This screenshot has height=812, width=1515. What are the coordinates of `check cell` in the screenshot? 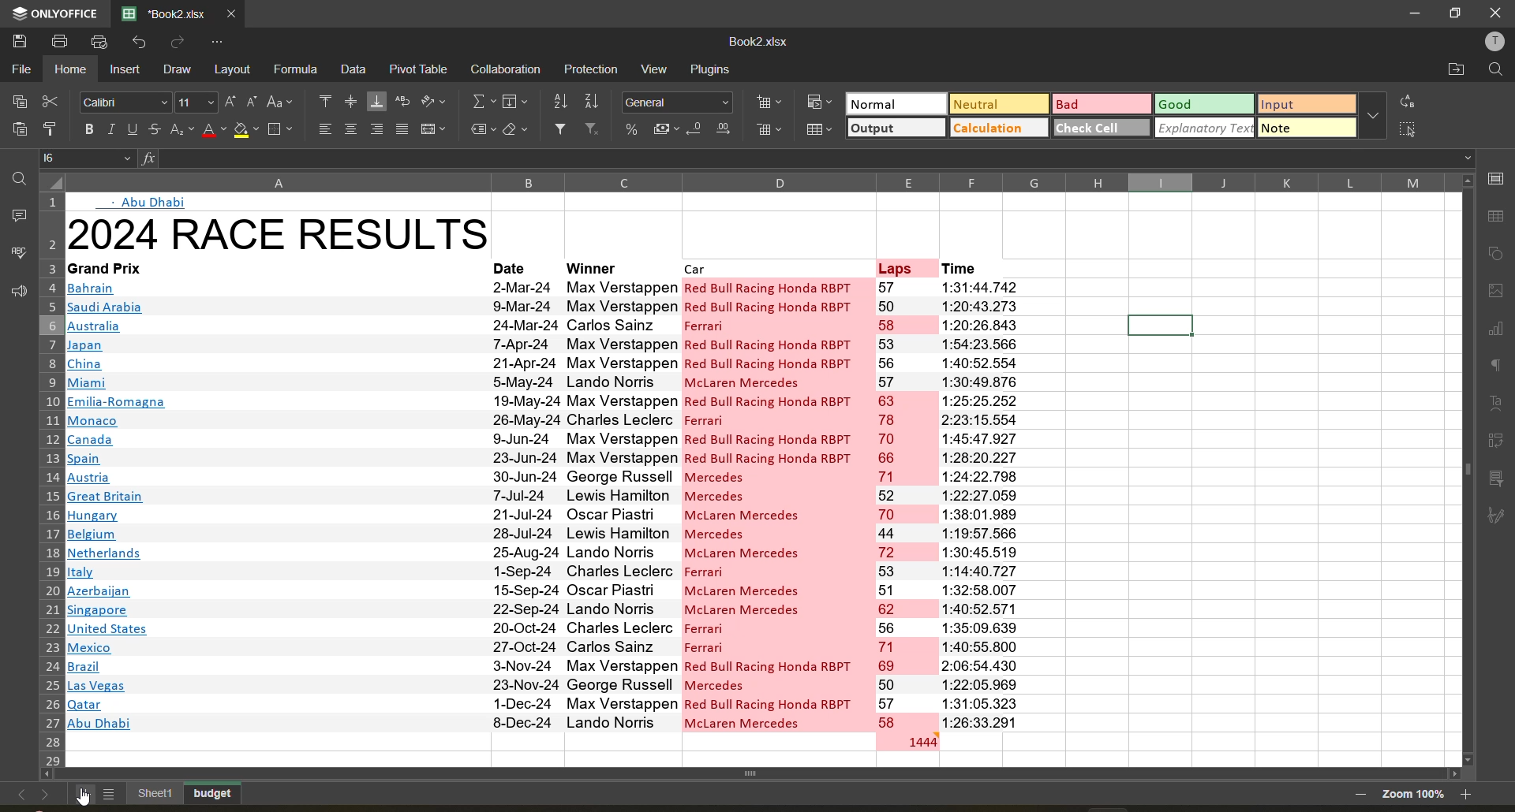 It's located at (1100, 128).